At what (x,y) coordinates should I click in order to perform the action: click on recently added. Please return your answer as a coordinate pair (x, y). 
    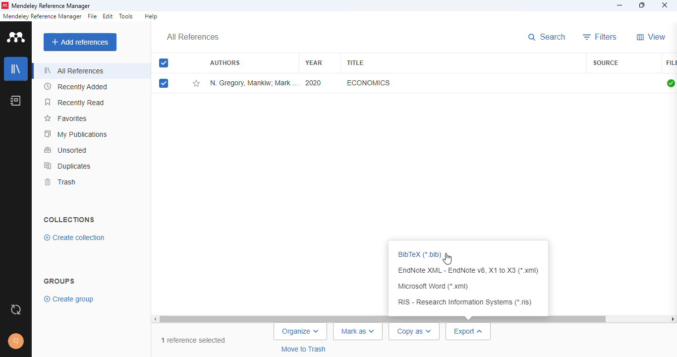
    Looking at the image, I should click on (77, 87).